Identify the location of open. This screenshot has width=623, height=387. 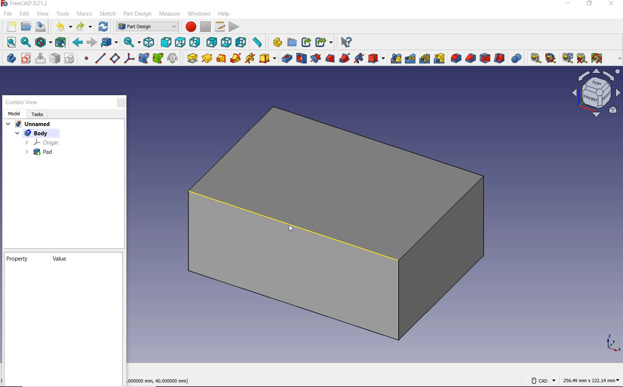
(26, 27).